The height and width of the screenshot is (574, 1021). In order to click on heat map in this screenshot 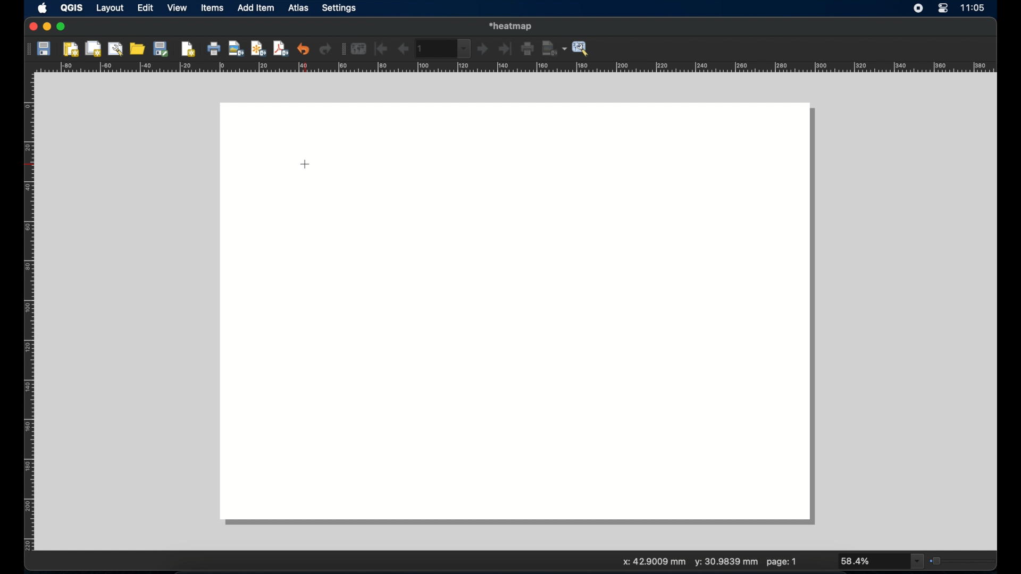, I will do `click(513, 25)`.